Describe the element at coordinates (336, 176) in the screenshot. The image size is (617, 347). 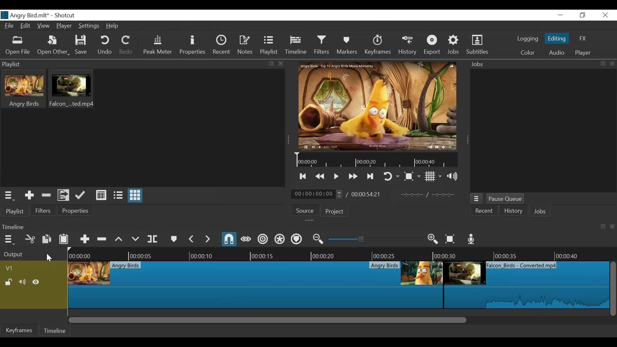
I see `Toggle play or pause` at that location.